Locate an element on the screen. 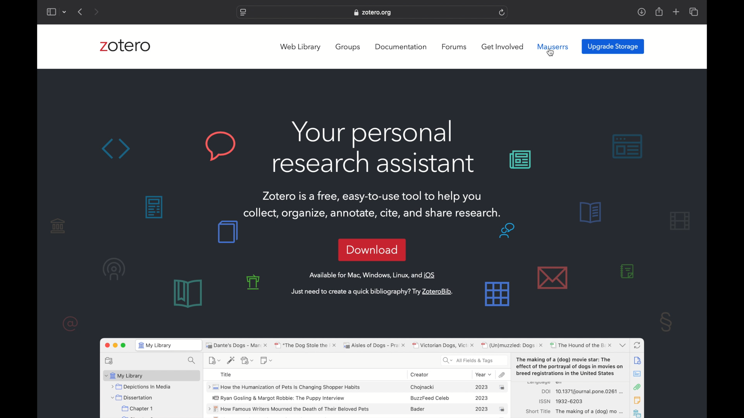 Image resolution: width=744 pixels, height=418 pixels. background graphics is located at coordinates (666, 322).